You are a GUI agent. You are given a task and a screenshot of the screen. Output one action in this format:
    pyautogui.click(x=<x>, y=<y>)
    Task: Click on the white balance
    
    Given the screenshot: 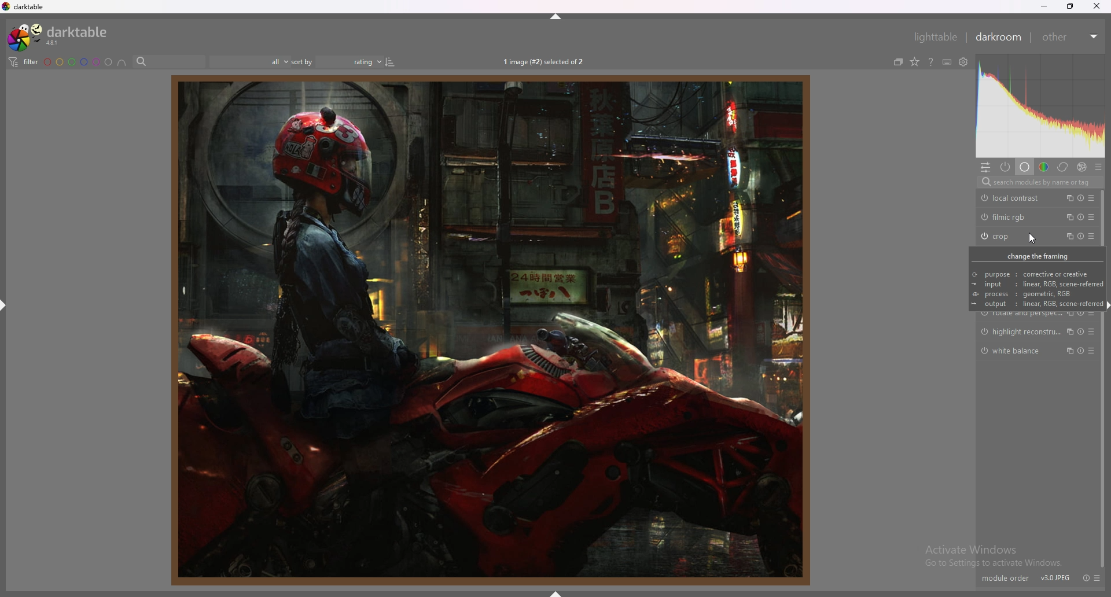 What is the action you would take?
    pyautogui.click(x=1014, y=351)
    